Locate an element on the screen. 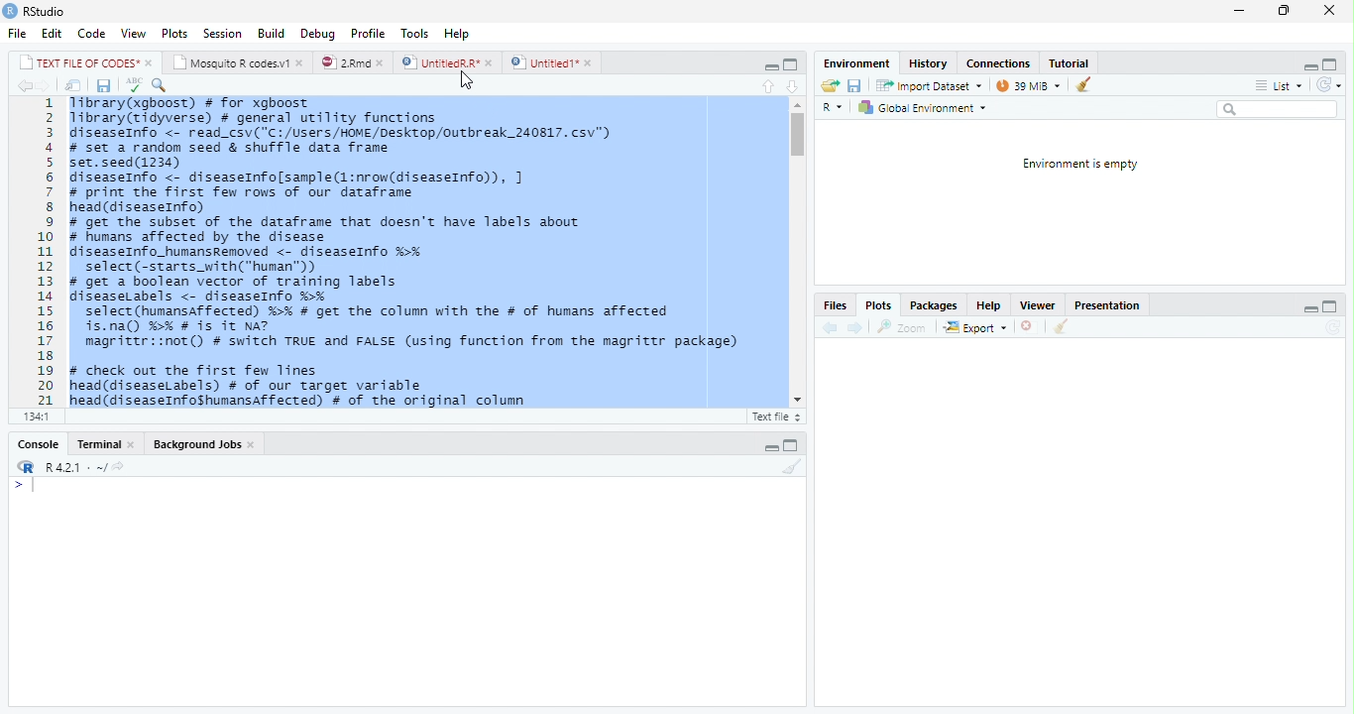 The image size is (1354, 714). 39MiB is located at coordinates (1028, 83).